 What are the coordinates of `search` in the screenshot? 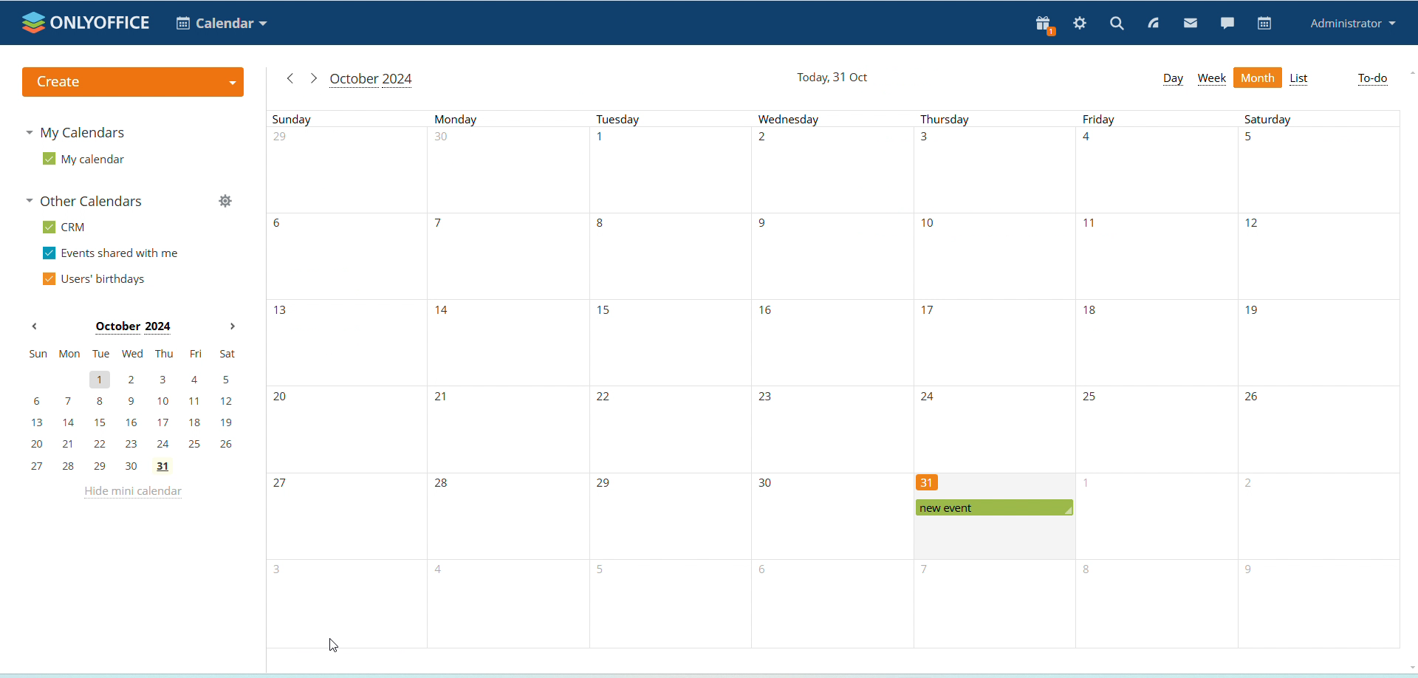 It's located at (1117, 23).